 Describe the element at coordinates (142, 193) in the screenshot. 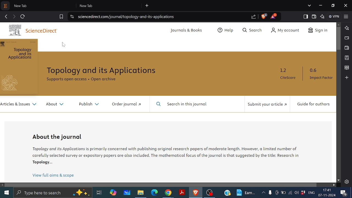

I see `Files` at that location.